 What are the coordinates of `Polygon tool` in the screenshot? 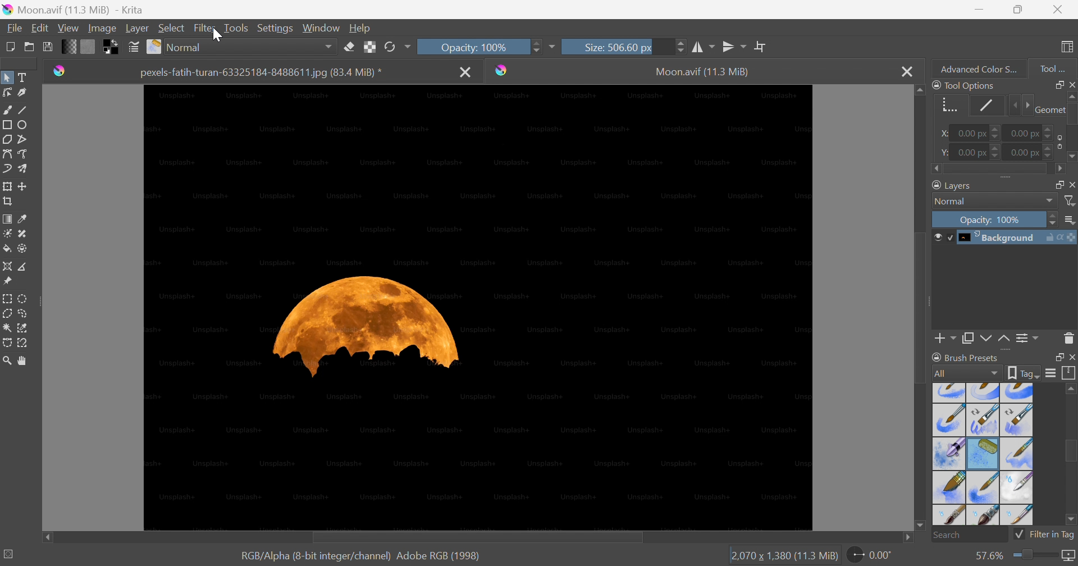 It's located at (7, 139).